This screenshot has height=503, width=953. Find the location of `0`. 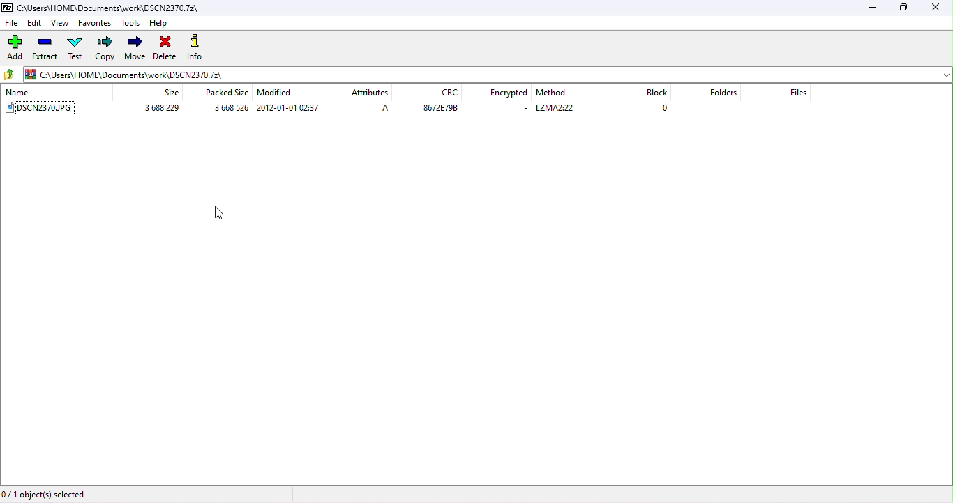

0 is located at coordinates (667, 108).